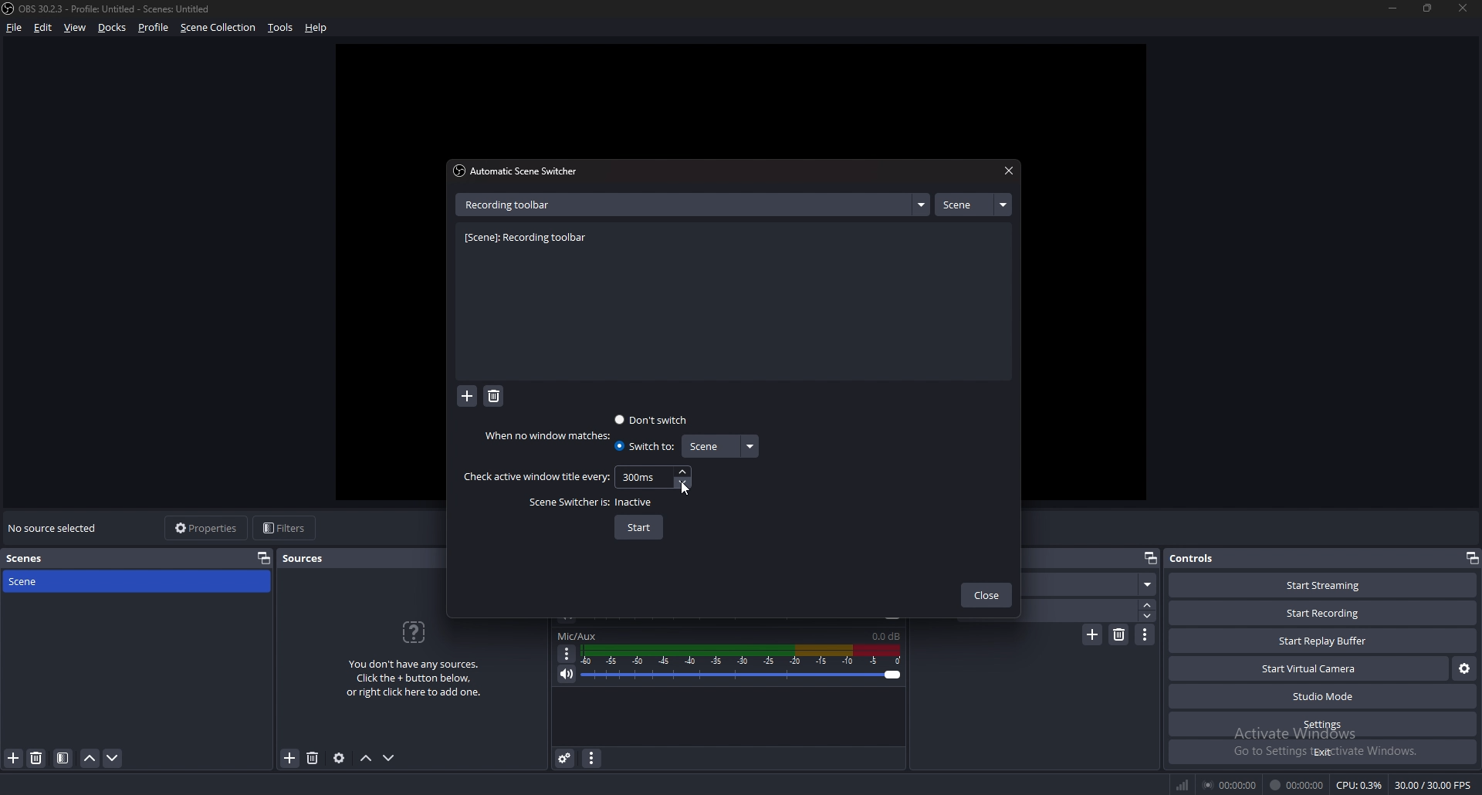 The height and width of the screenshot is (795, 1482). Describe the element at coordinates (290, 759) in the screenshot. I see `add source` at that location.